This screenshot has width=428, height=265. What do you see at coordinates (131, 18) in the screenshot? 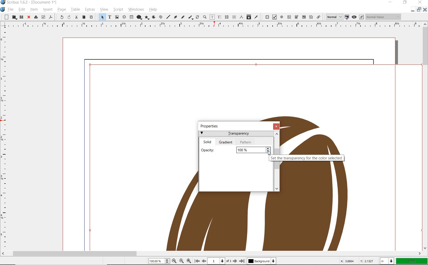
I see `table` at bounding box center [131, 18].